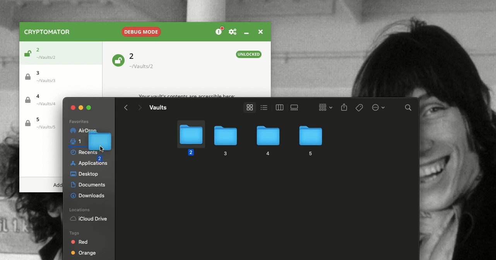 Image resolution: width=496 pixels, height=260 pixels. I want to click on Maximize, so click(90, 108).